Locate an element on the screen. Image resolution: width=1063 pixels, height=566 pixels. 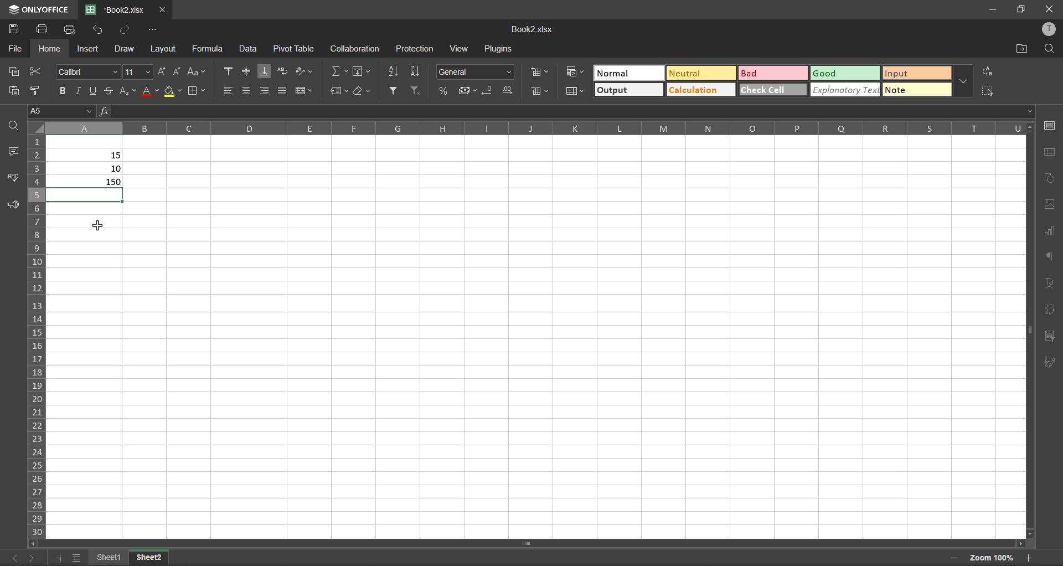
paragraph is located at coordinates (1049, 257).